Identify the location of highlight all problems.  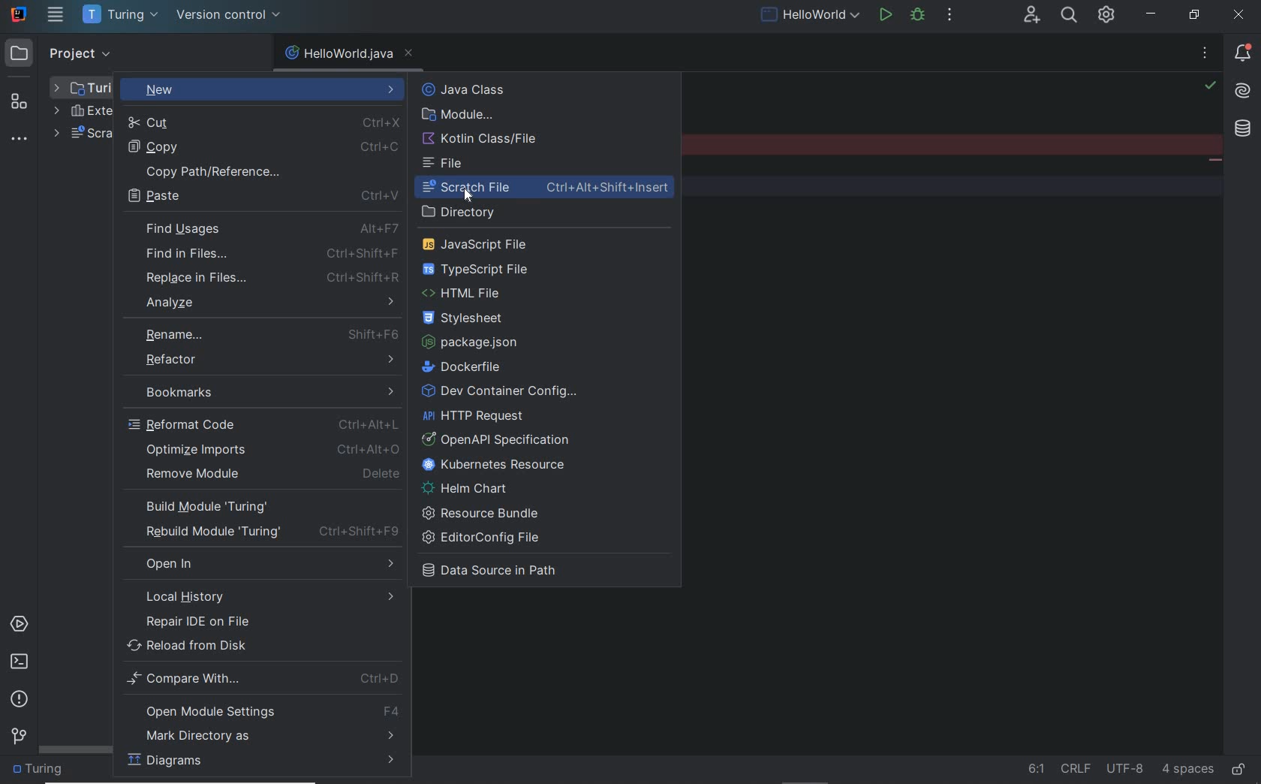
(1210, 86).